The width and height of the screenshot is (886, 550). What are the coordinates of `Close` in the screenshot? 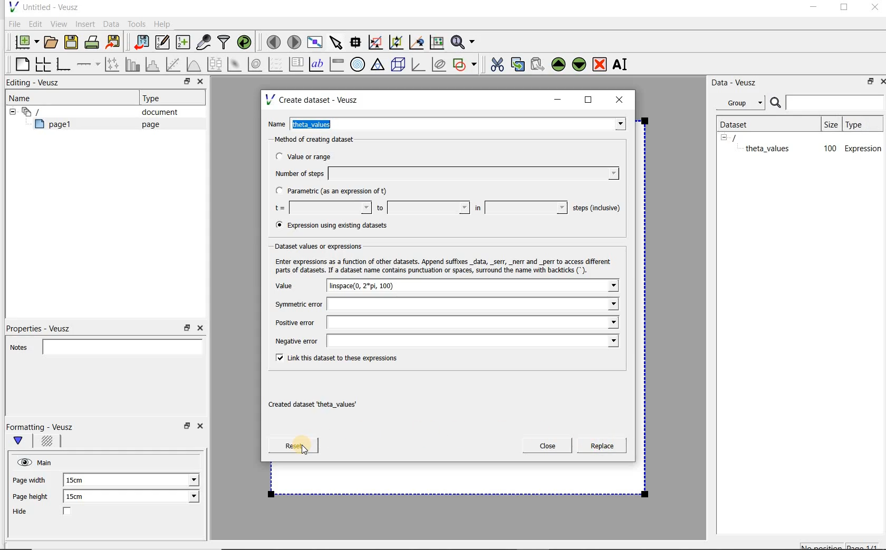 It's located at (199, 328).